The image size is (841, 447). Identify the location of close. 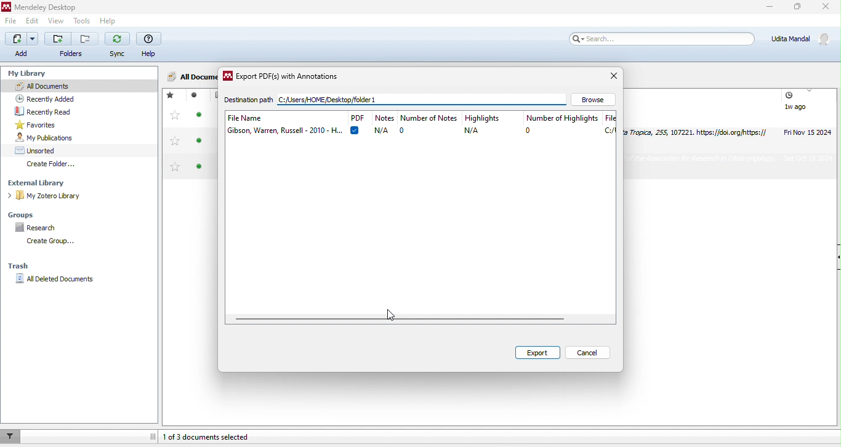
(615, 76).